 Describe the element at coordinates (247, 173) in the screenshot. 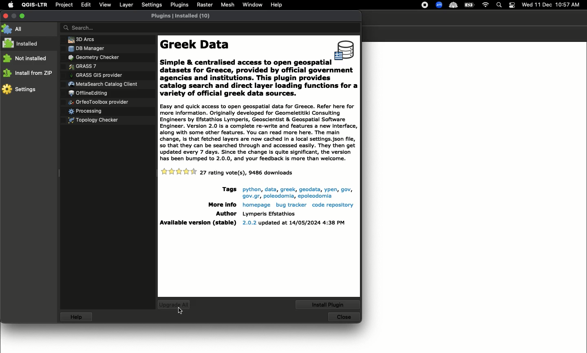

I see `Details` at that location.